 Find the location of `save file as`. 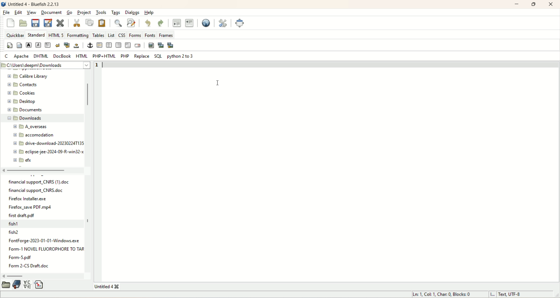

save file as is located at coordinates (48, 24).